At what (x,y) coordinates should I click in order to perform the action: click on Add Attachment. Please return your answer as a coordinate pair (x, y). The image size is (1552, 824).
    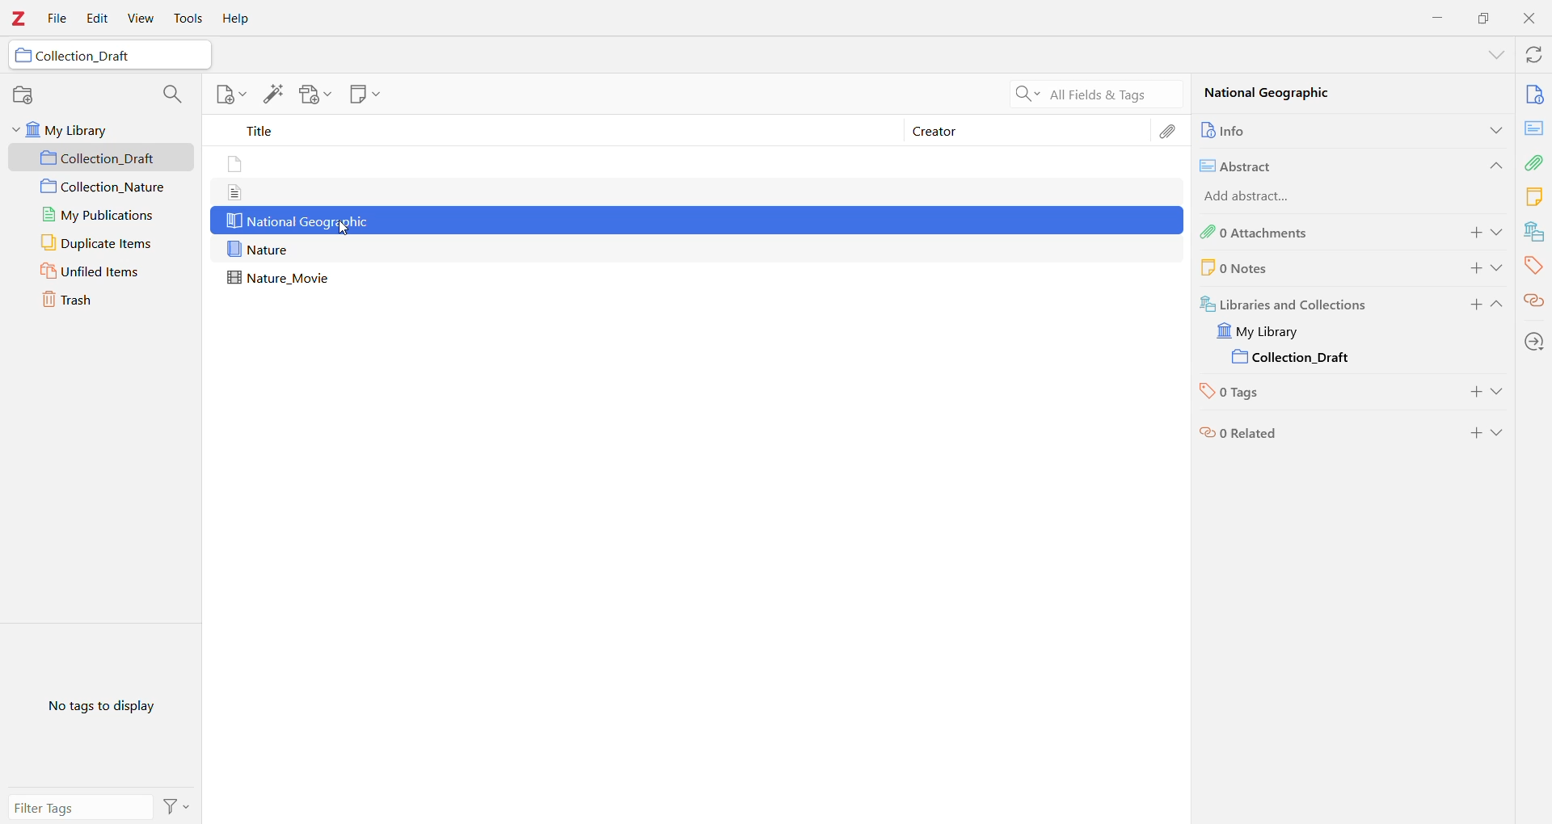
    Looking at the image, I should click on (311, 95).